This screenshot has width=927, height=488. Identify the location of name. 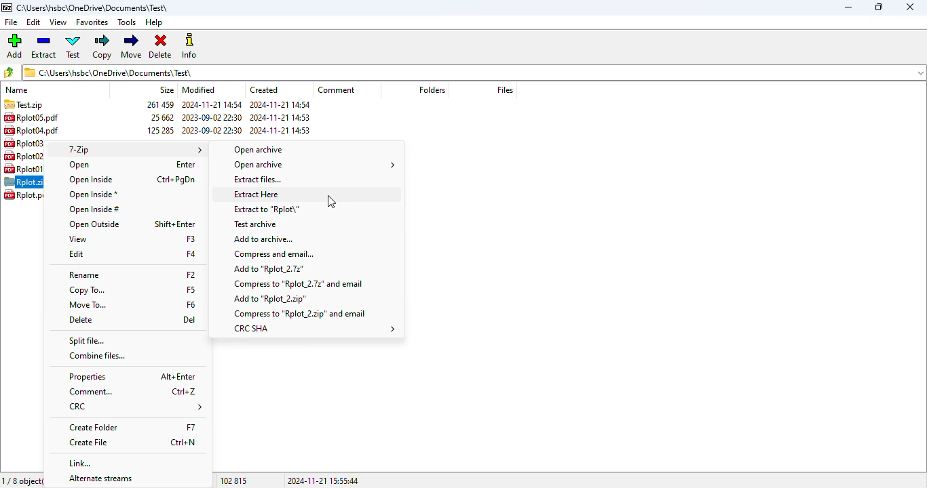
(18, 89).